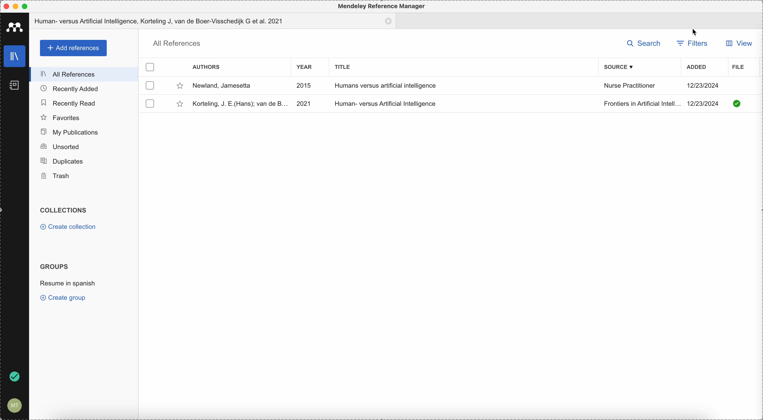 This screenshot has width=763, height=420. I want to click on account setting, so click(15, 405).